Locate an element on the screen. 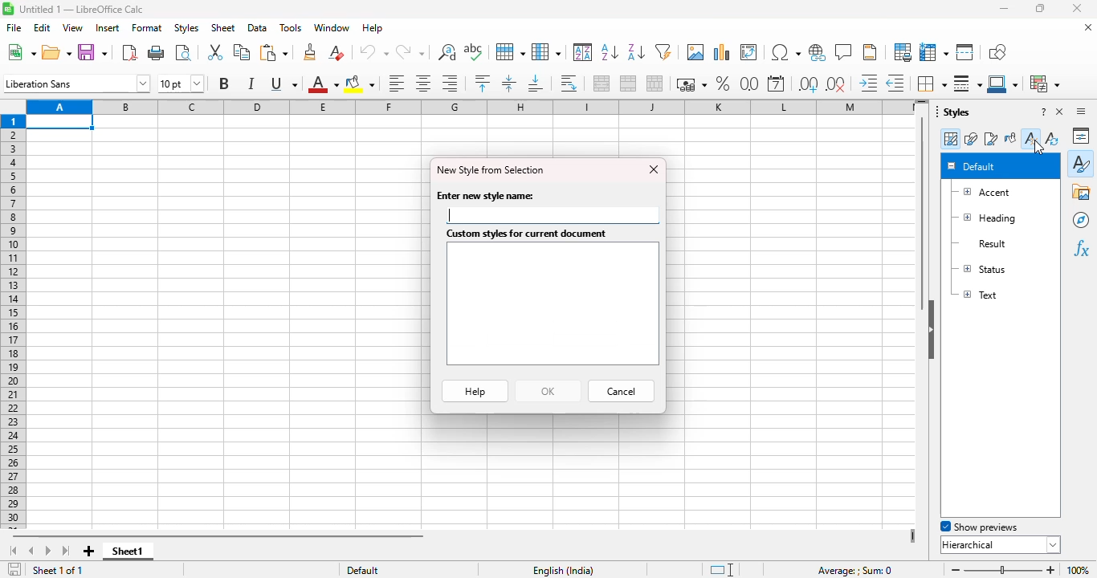 This screenshot has height=578, width=1097. insert special characters is located at coordinates (785, 52).